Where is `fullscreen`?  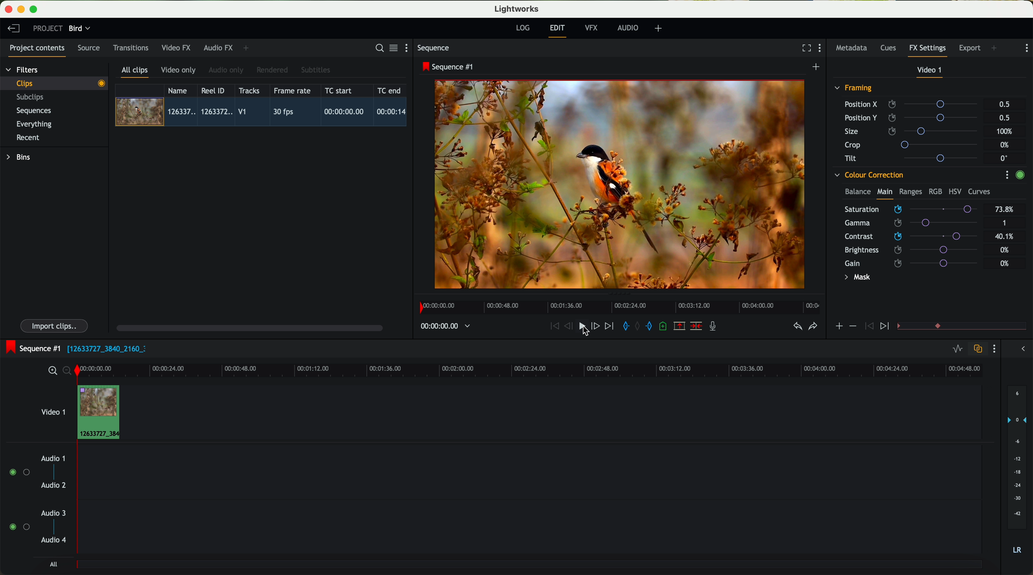
fullscreen is located at coordinates (805, 48).